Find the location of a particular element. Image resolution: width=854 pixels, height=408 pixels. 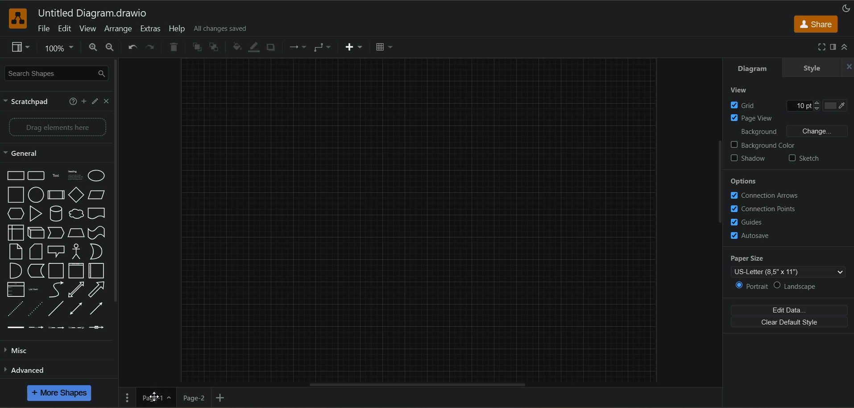

page 2 is located at coordinates (191, 399).